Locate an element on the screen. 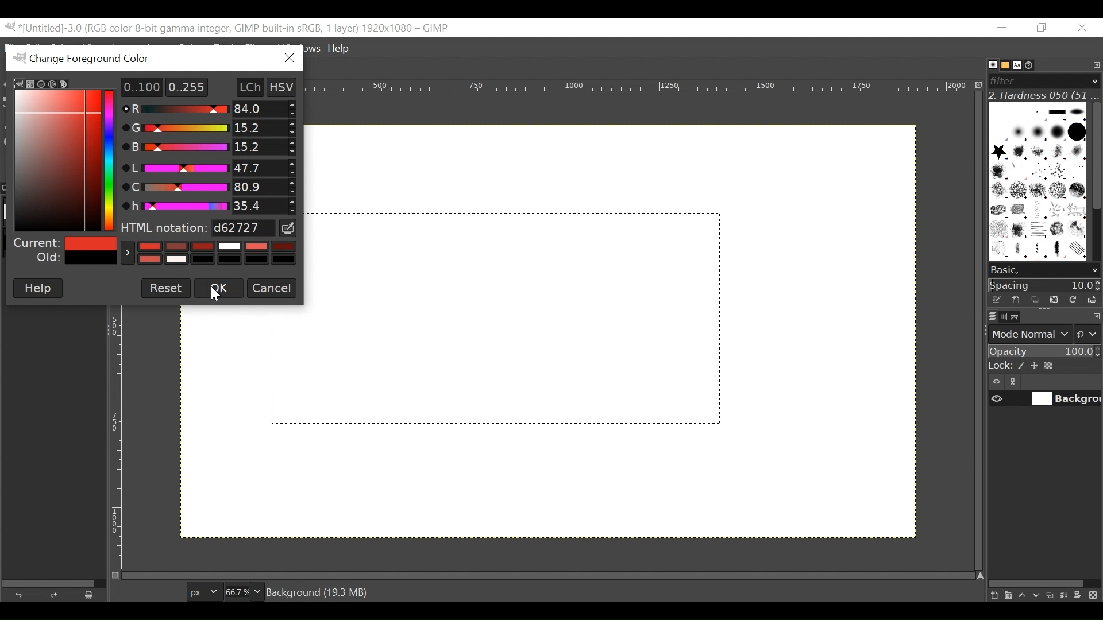 Image resolution: width=1103 pixels, height=620 pixels. Close is located at coordinates (1081, 28).